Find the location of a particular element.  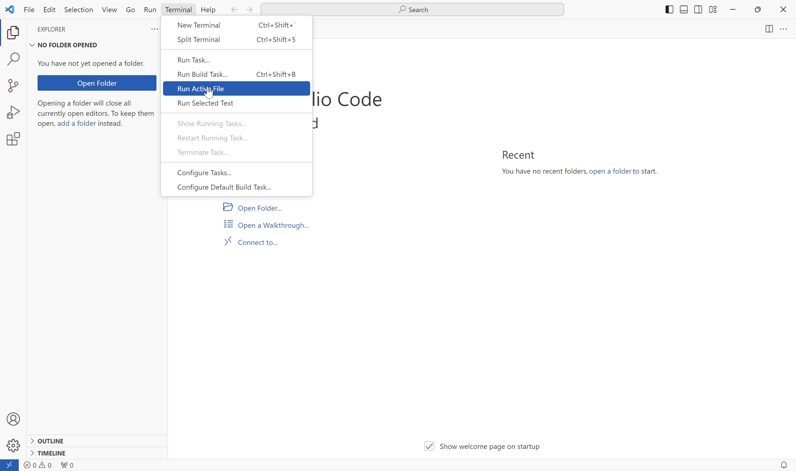

run task is located at coordinates (237, 59).